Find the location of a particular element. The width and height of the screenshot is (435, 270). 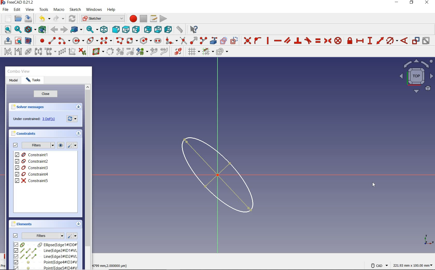

select associated geometry is located at coordinates (18, 52).